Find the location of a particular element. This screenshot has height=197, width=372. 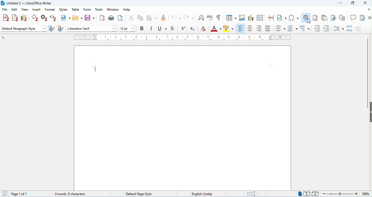

decrease paragraph spacing is located at coordinates (358, 28).